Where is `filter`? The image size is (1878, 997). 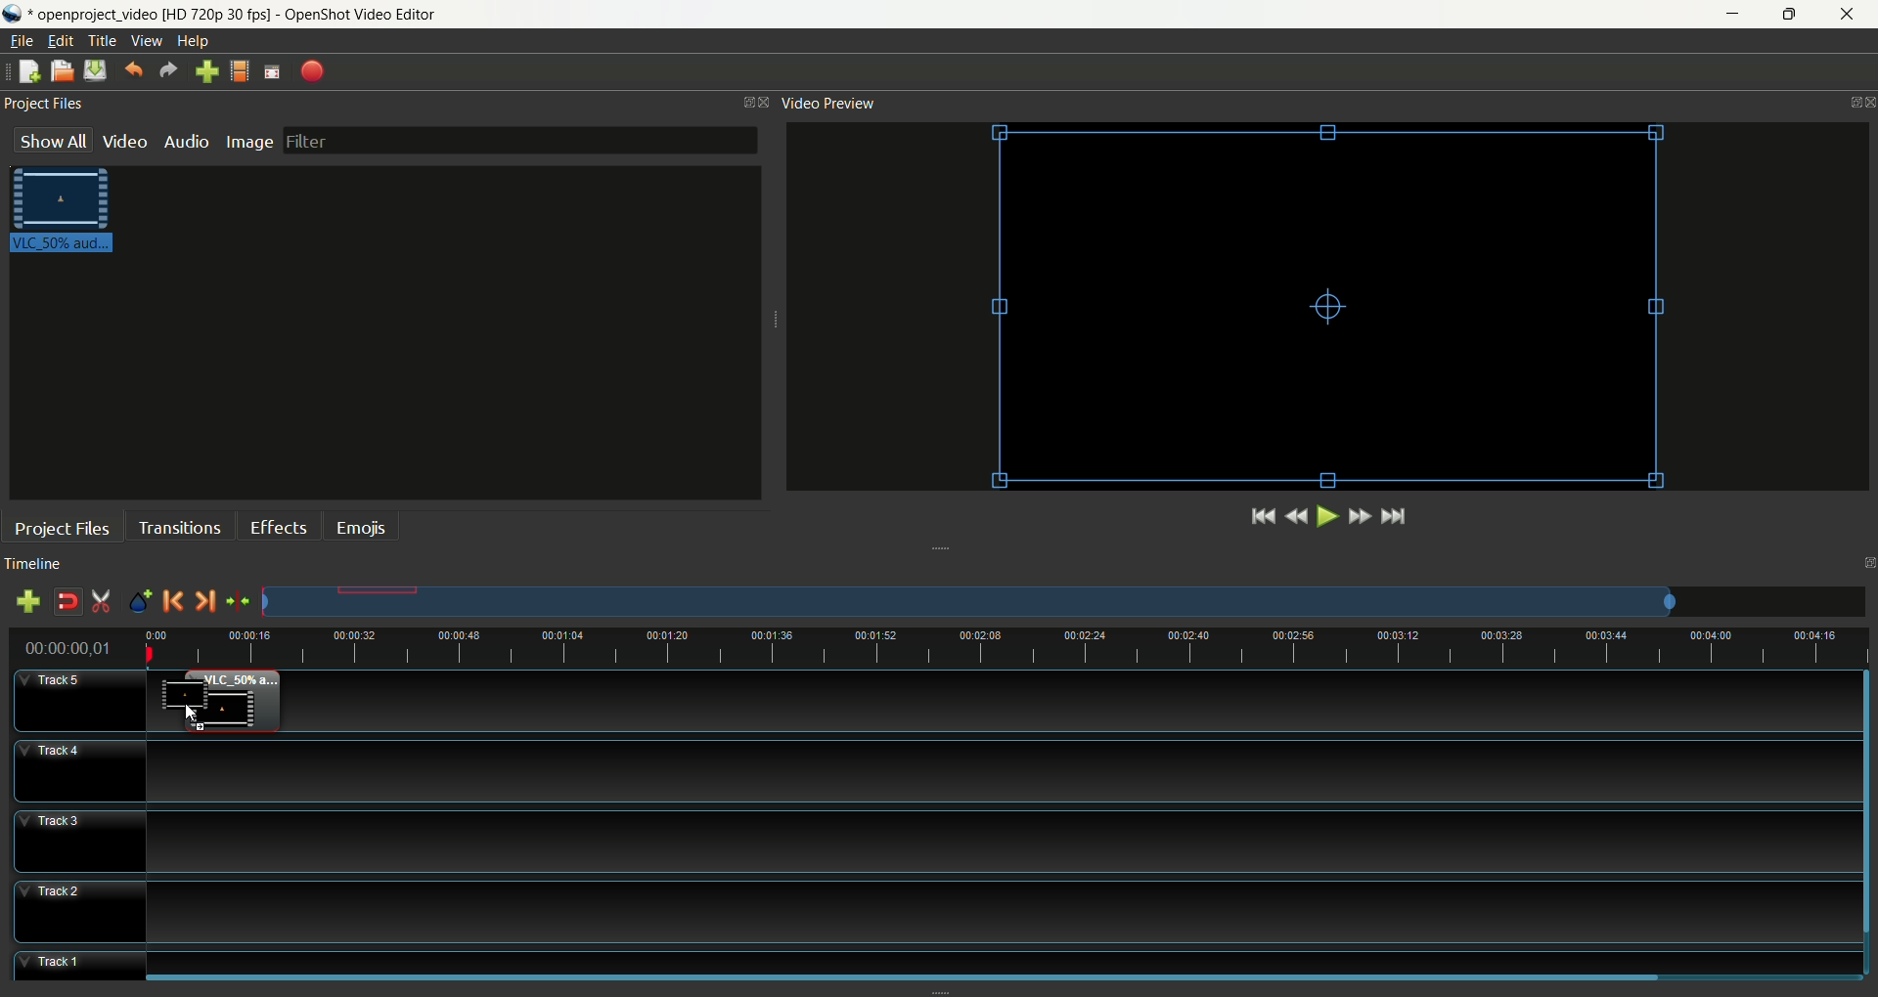 filter is located at coordinates (522, 140).